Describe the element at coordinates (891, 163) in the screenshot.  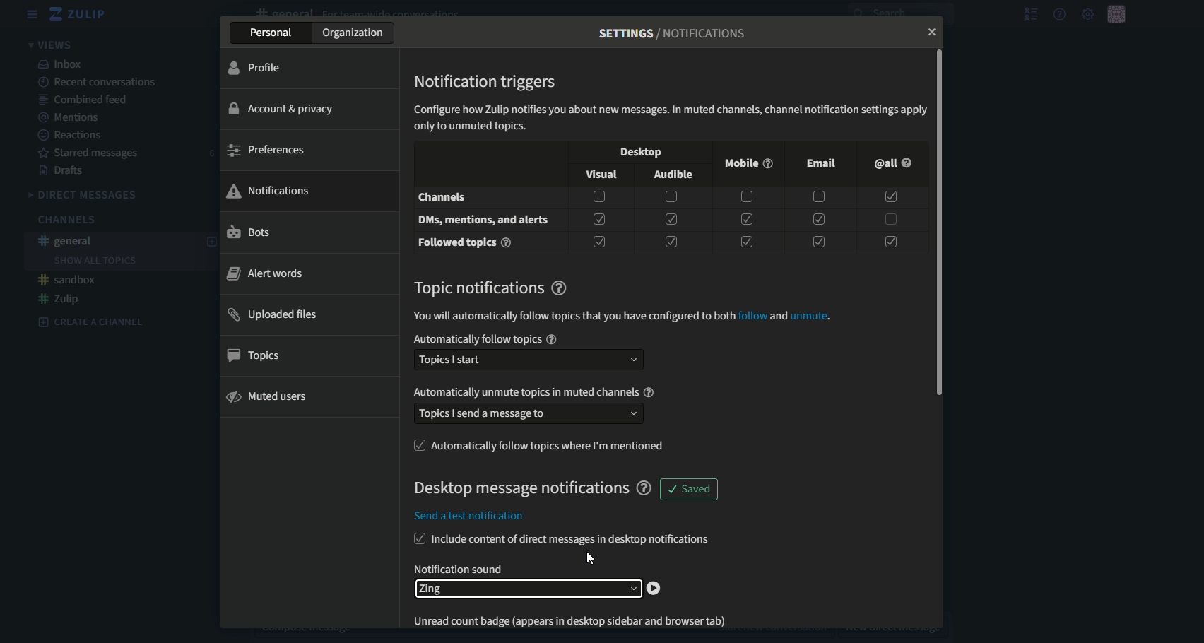
I see `@all` at that location.